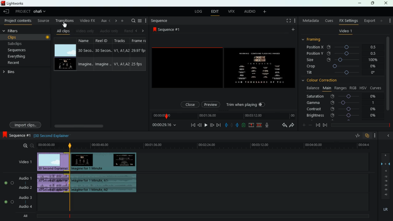  I want to click on edit, so click(215, 12).